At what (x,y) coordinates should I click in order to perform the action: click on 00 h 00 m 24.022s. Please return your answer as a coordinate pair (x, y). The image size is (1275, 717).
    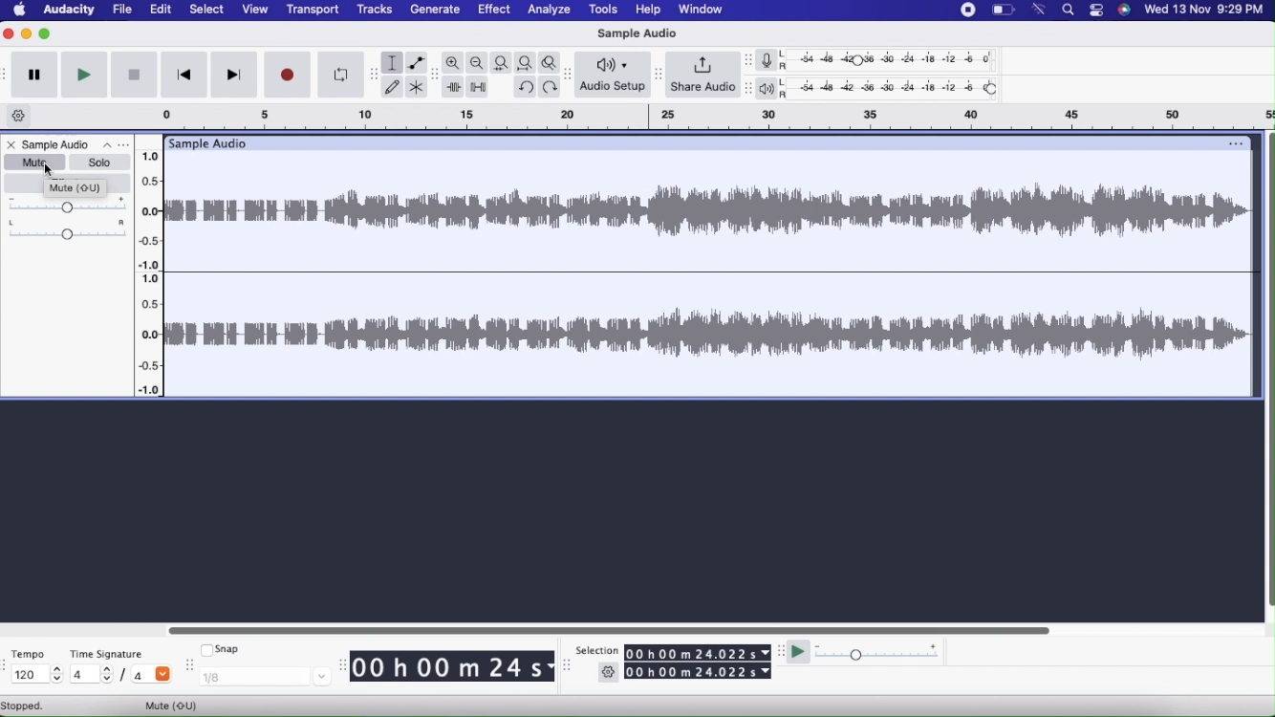
    Looking at the image, I should click on (698, 673).